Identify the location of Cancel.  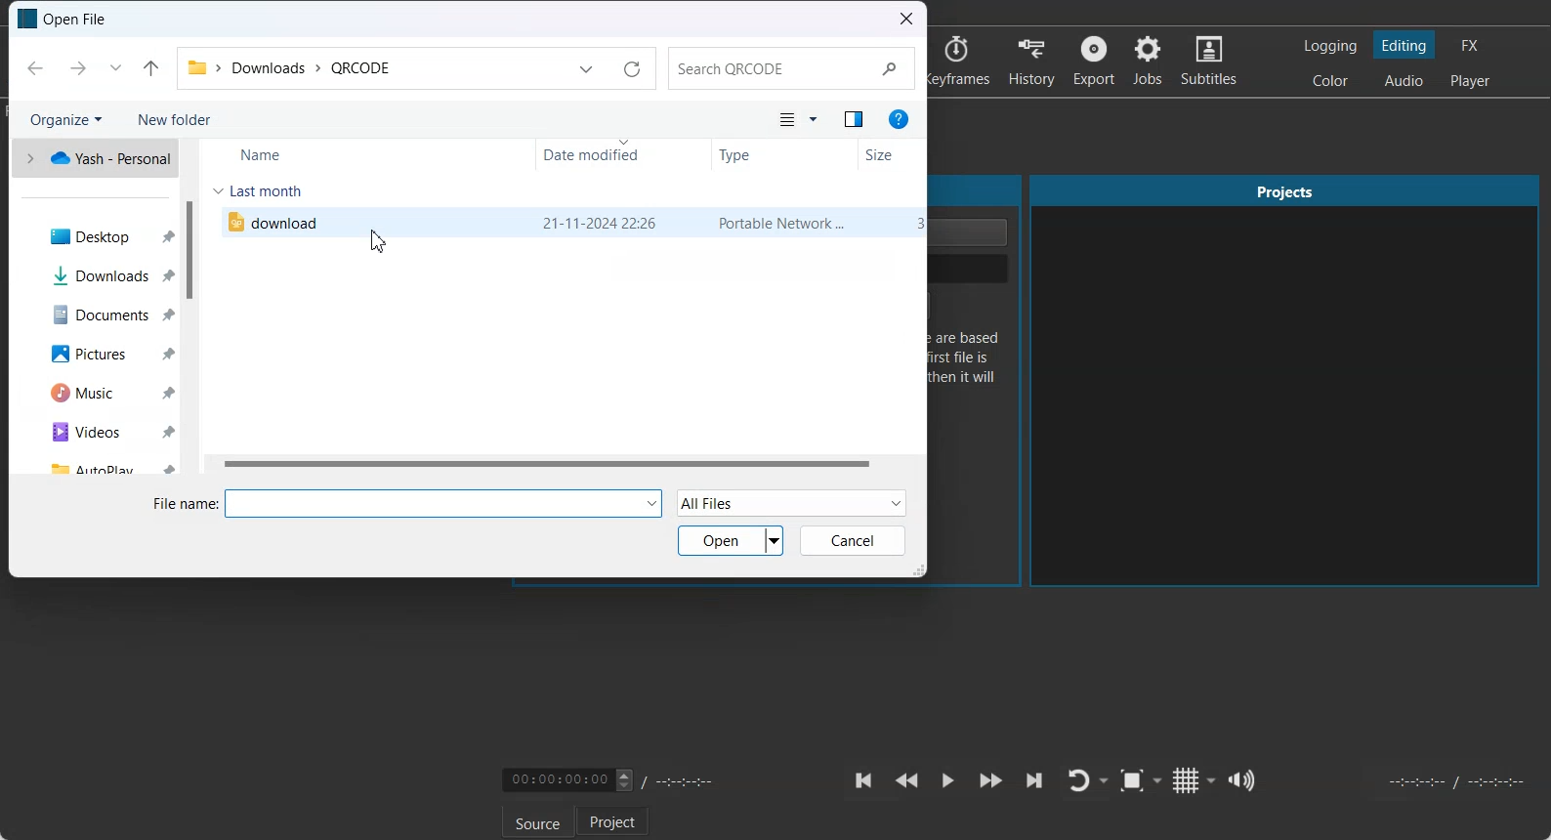
(855, 540).